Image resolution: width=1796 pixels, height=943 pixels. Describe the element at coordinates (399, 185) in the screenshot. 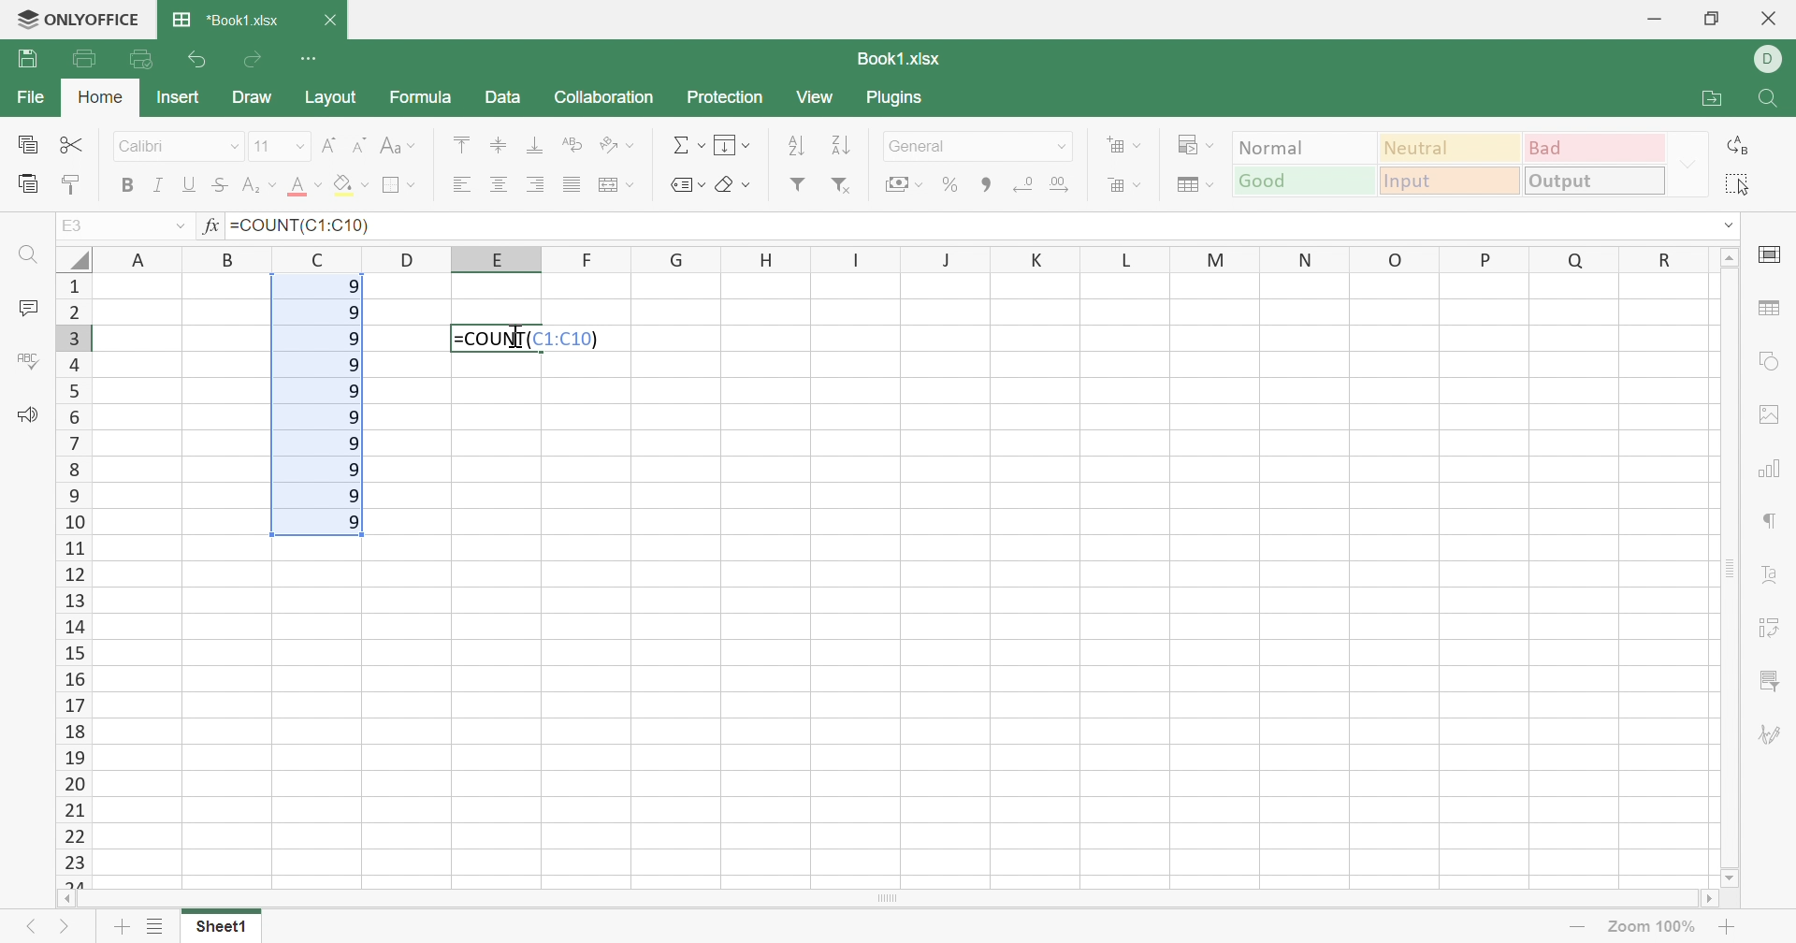

I see `Borders` at that location.